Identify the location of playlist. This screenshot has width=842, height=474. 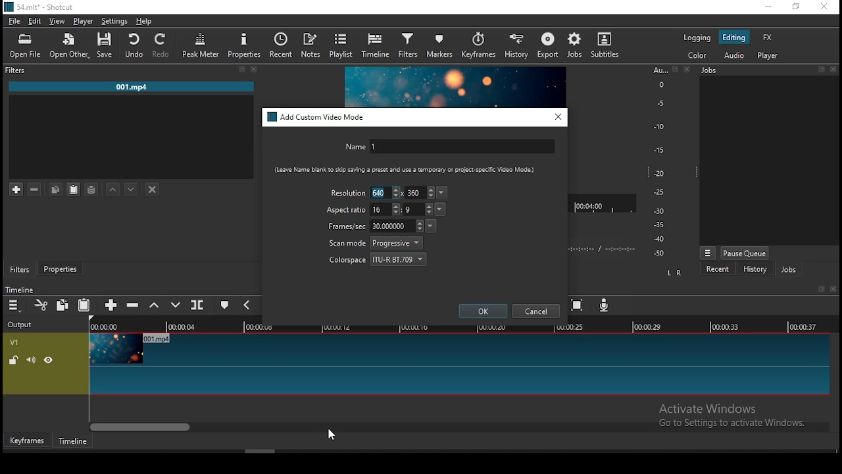
(342, 45).